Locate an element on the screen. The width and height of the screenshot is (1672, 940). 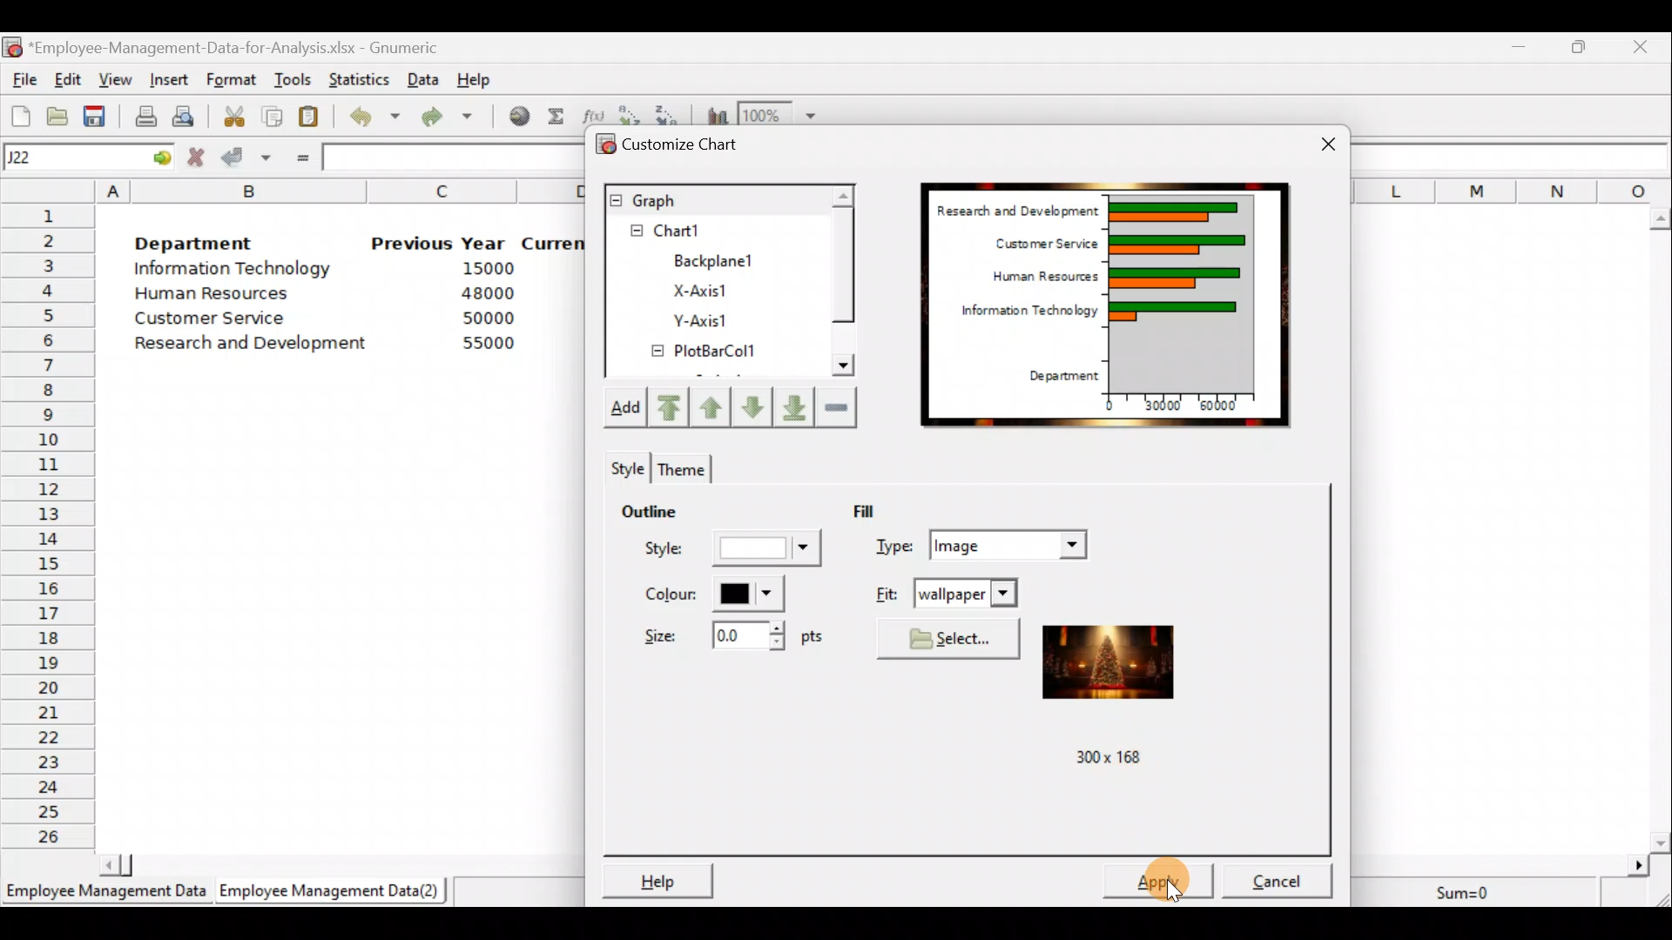
Move upward is located at coordinates (674, 406).